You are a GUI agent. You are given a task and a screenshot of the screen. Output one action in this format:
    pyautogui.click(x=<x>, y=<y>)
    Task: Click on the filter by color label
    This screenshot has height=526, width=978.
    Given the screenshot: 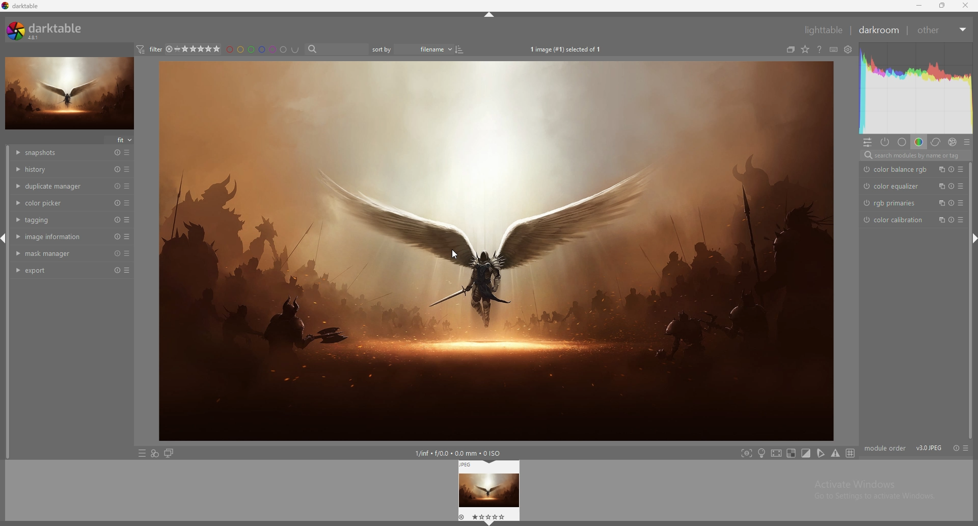 What is the action you would take?
    pyautogui.click(x=263, y=49)
    